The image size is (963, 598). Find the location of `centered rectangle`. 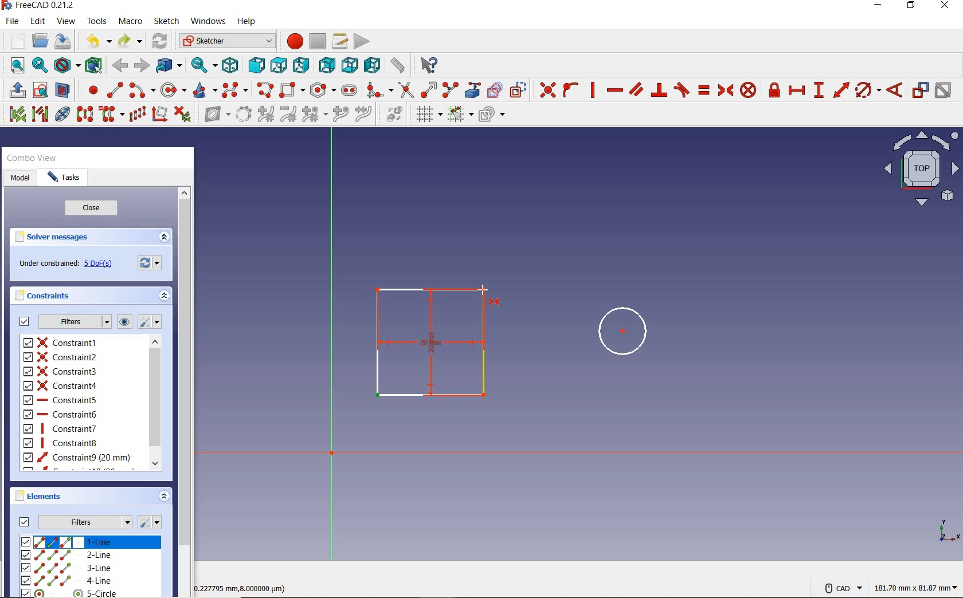

centered rectangle is located at coordinates (430, 344).